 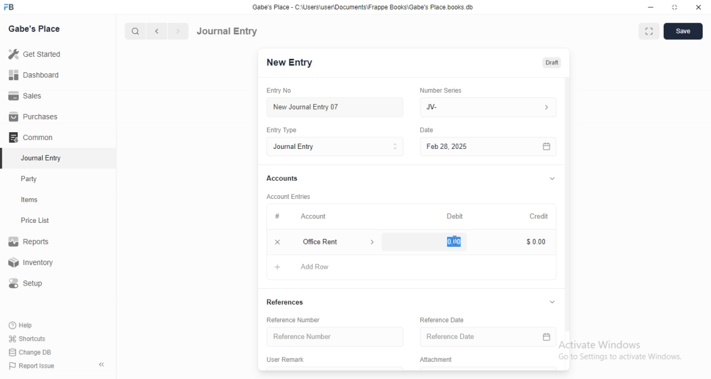 What do you see at coordinates (43, 158) in the screenshot?
I see `‘Journal Entry` at bounding box center [43, 158].